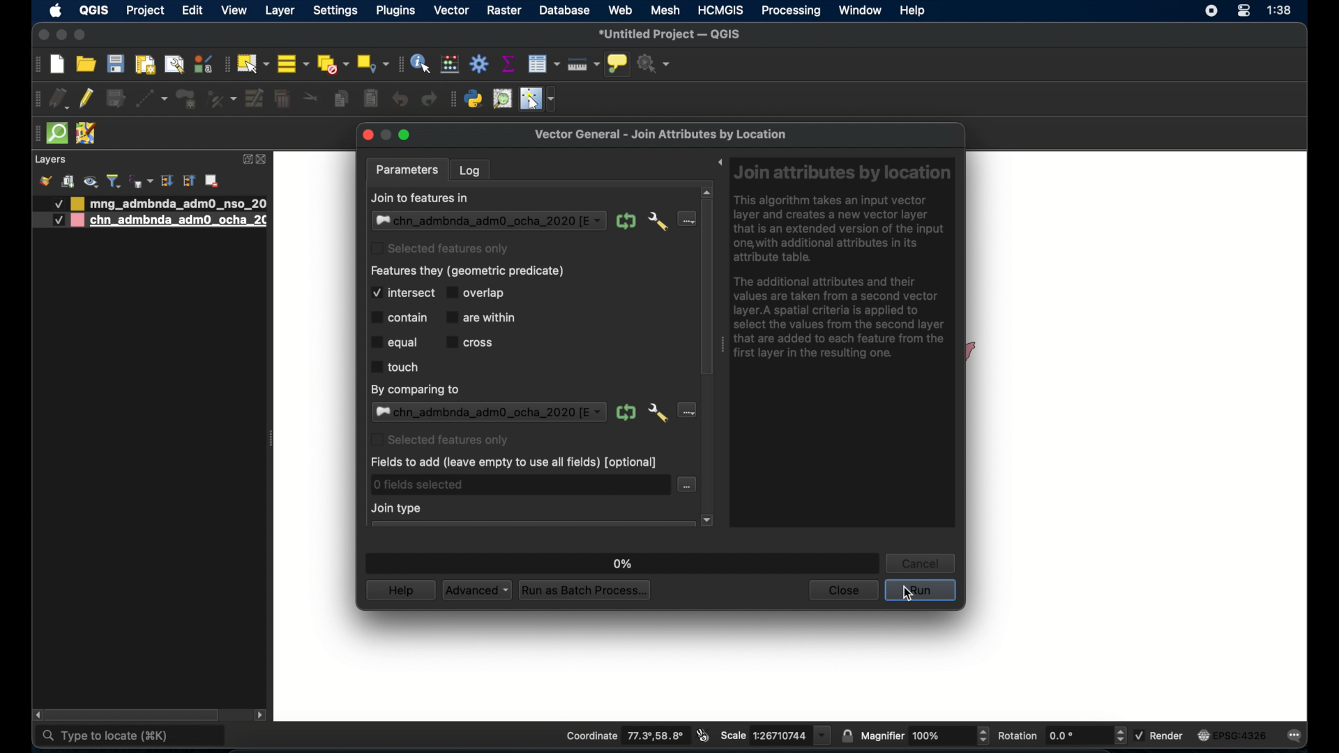 The image size is (1339, 753). What do you see at coordinates (470, 169) in the screenshot?
I see `log` at bounding box center [470, 169].